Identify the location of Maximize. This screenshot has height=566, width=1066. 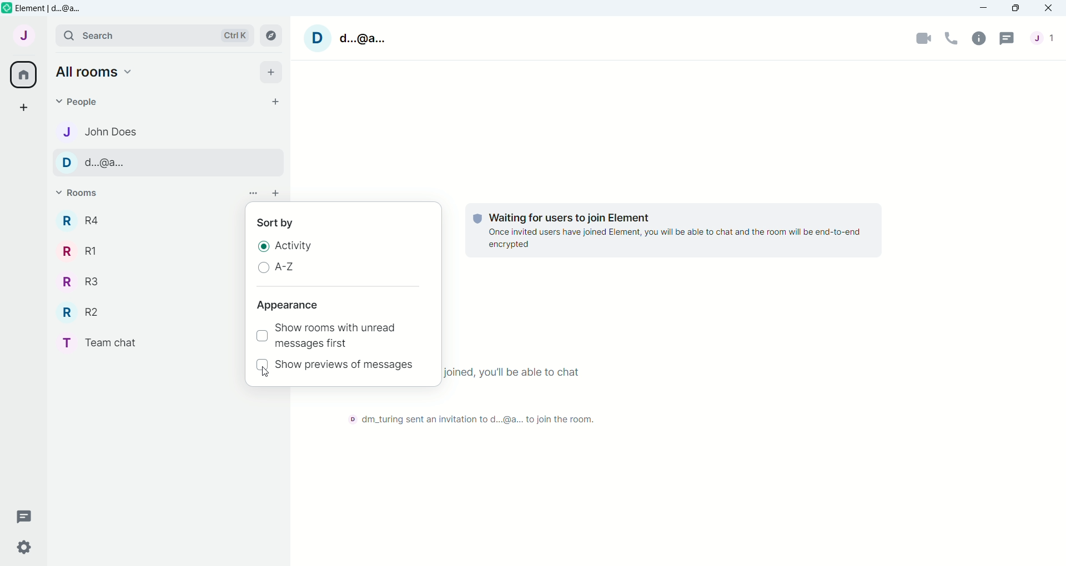
(1014, 8).